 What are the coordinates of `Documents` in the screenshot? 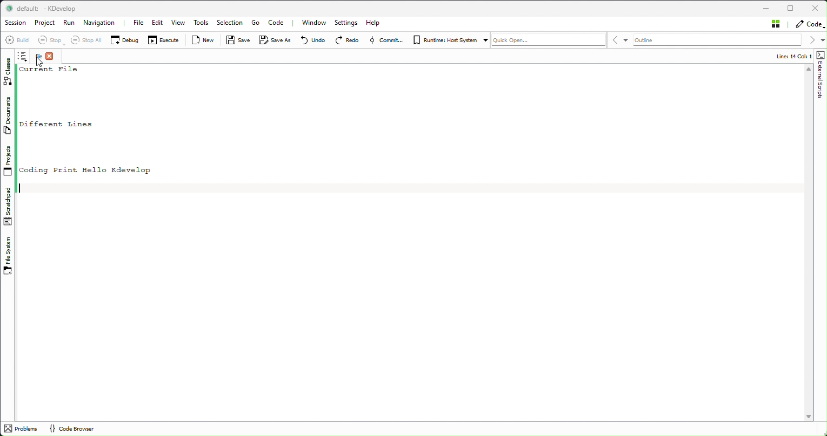 It's located at (10, 117).